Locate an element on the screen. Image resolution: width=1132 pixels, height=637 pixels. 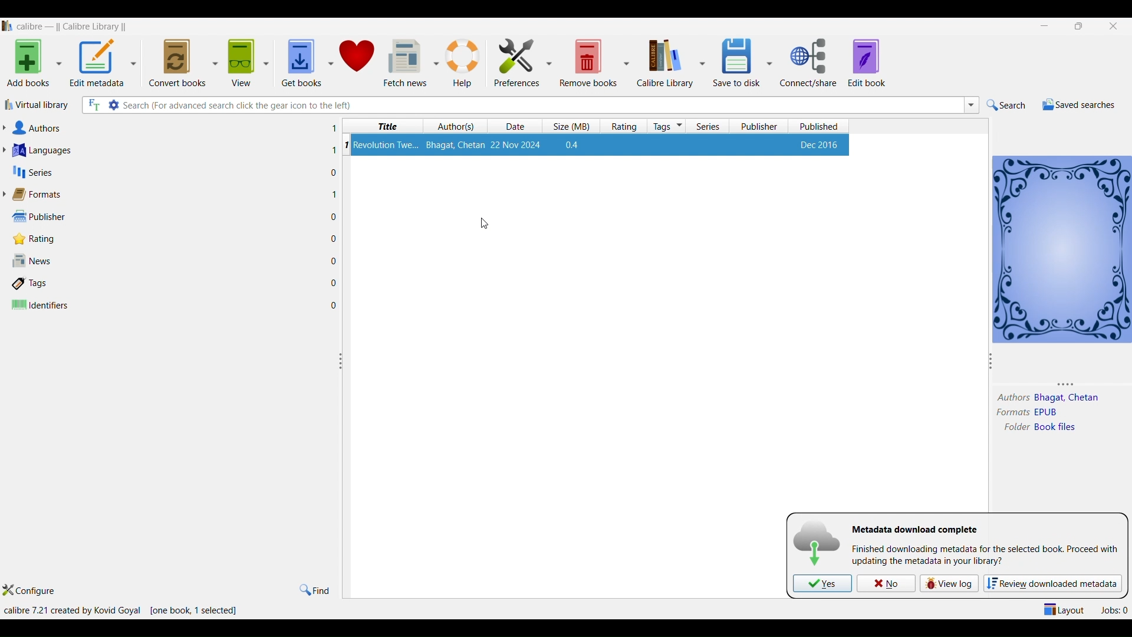
rating is located at coordinates (626, 126).